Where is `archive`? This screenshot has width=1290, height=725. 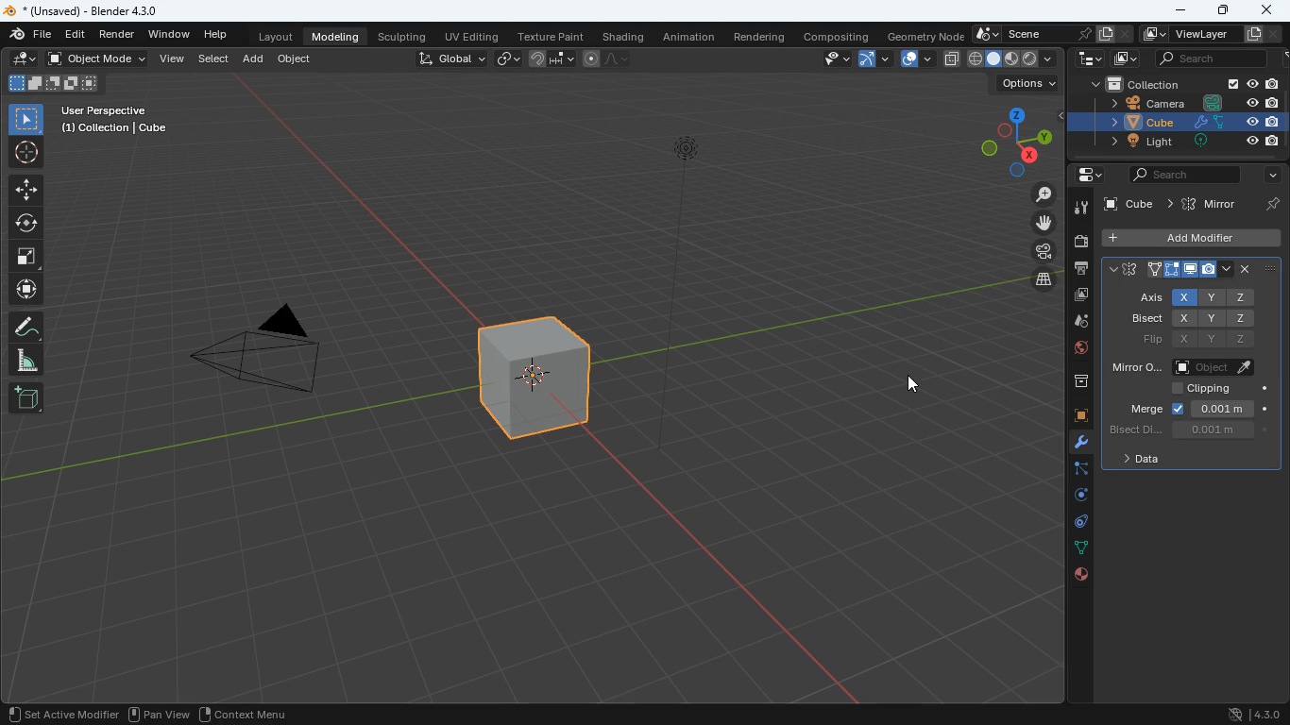 archive is located at coordinates (1072, 382).